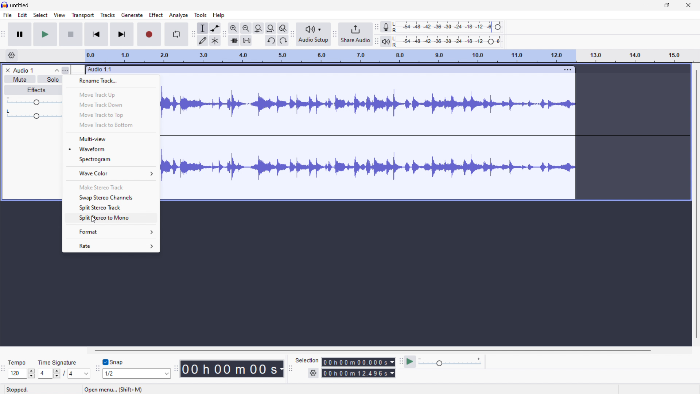  Describe the element at coordinates (110, 81) in the screenshot. I see `rename track` at that location.